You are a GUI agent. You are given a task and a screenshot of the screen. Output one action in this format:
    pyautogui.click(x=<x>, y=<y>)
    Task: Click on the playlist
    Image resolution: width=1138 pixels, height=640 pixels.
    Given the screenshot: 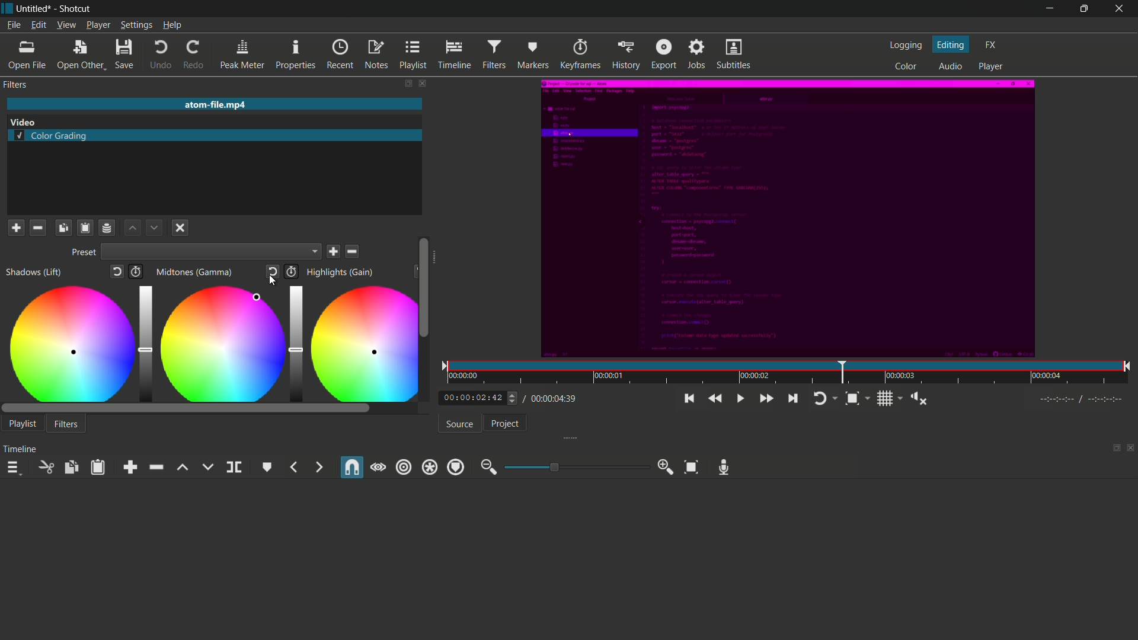 What is the action you would take?
    pyautogui.click(x=413, y=55)
    